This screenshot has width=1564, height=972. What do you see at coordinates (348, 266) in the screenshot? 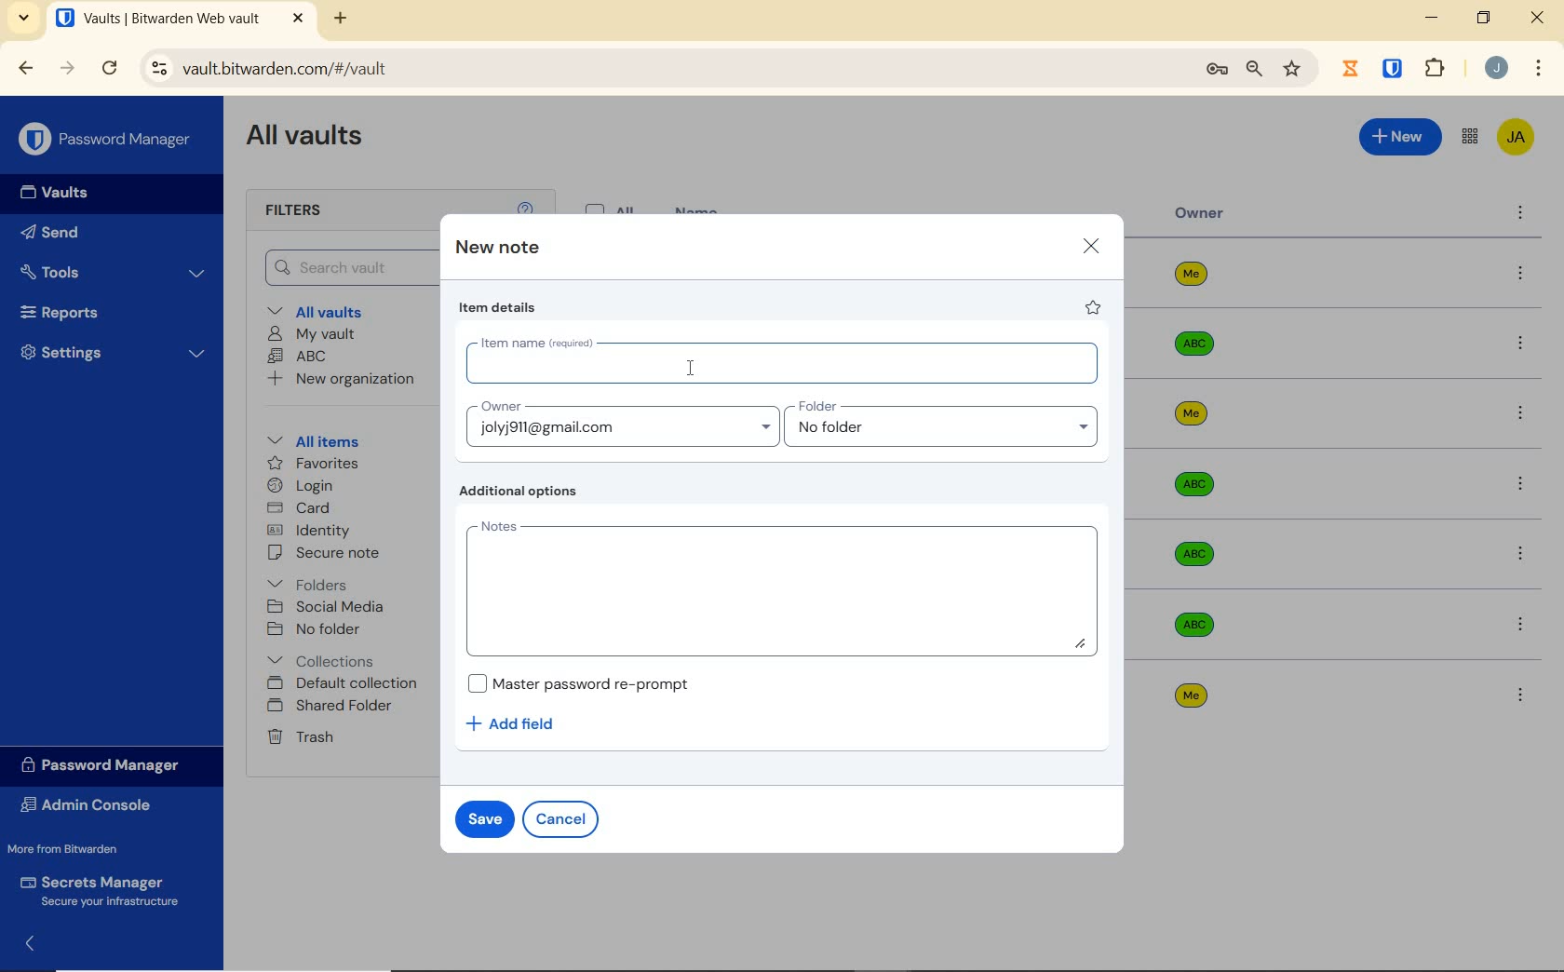
I see `Search Vault` at bounding box center [348, 266].